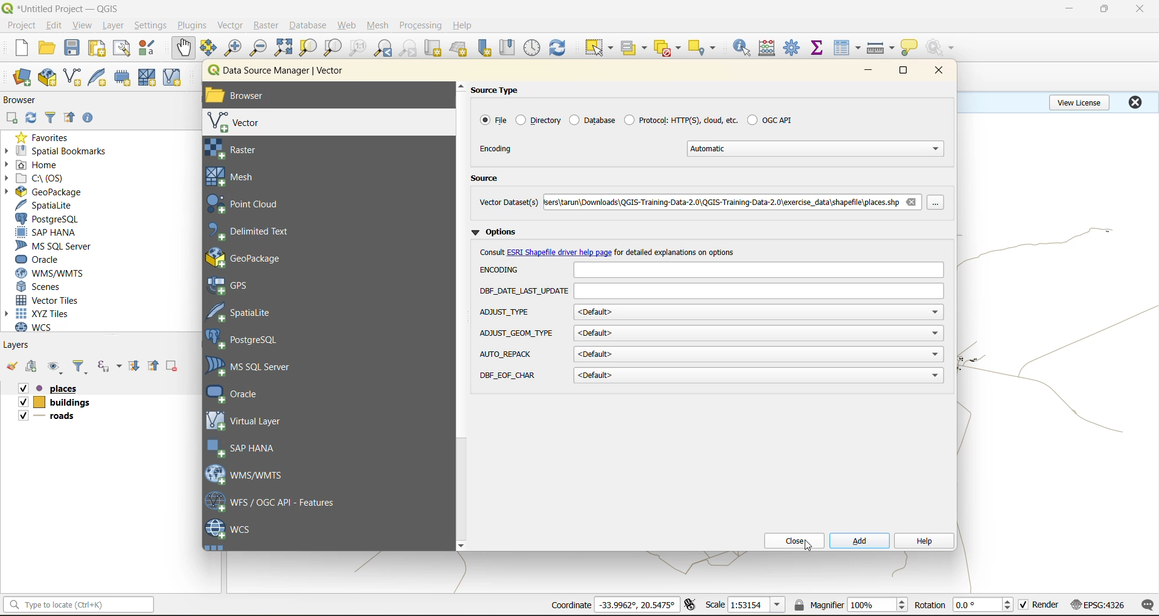 This screenshot has width=1159, height=616. I want to click on new geopackage layer, so click(48, 78).